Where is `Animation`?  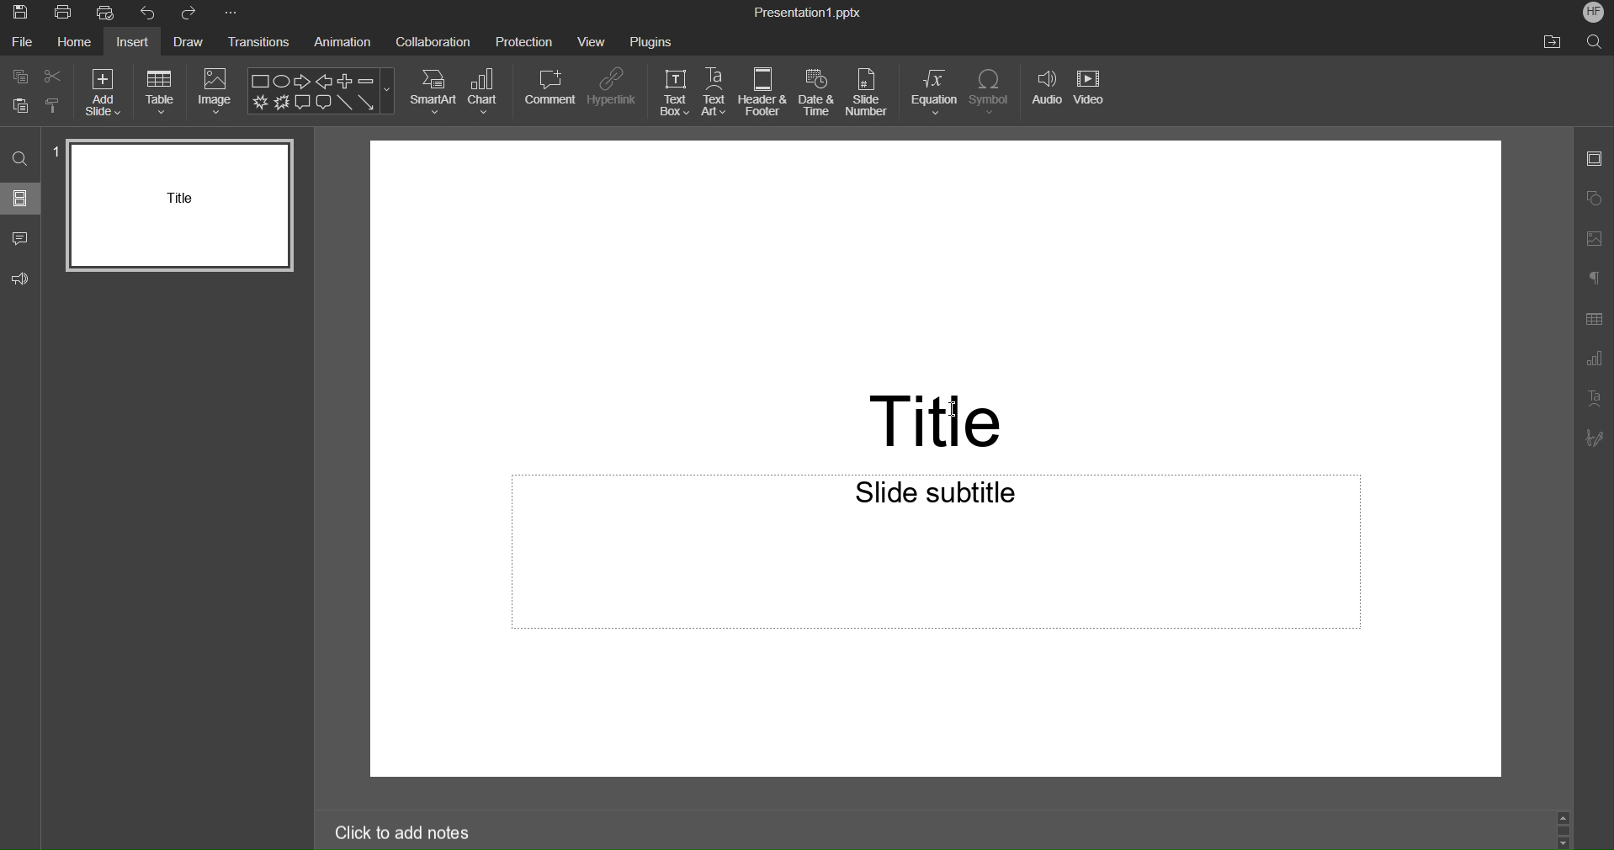
Animation is located at coordinates (342, 44).